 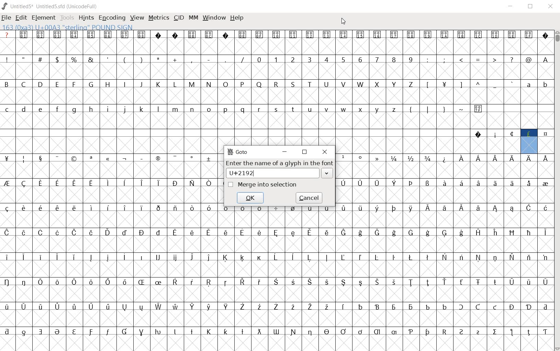 What do you see at coordinates (344, 22) in the screenshot?
I see `CURSOR` at bounding box center [344, 22].